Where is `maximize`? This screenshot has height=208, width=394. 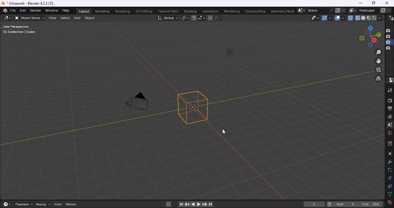
maximize is located at coordinates (374, 3).